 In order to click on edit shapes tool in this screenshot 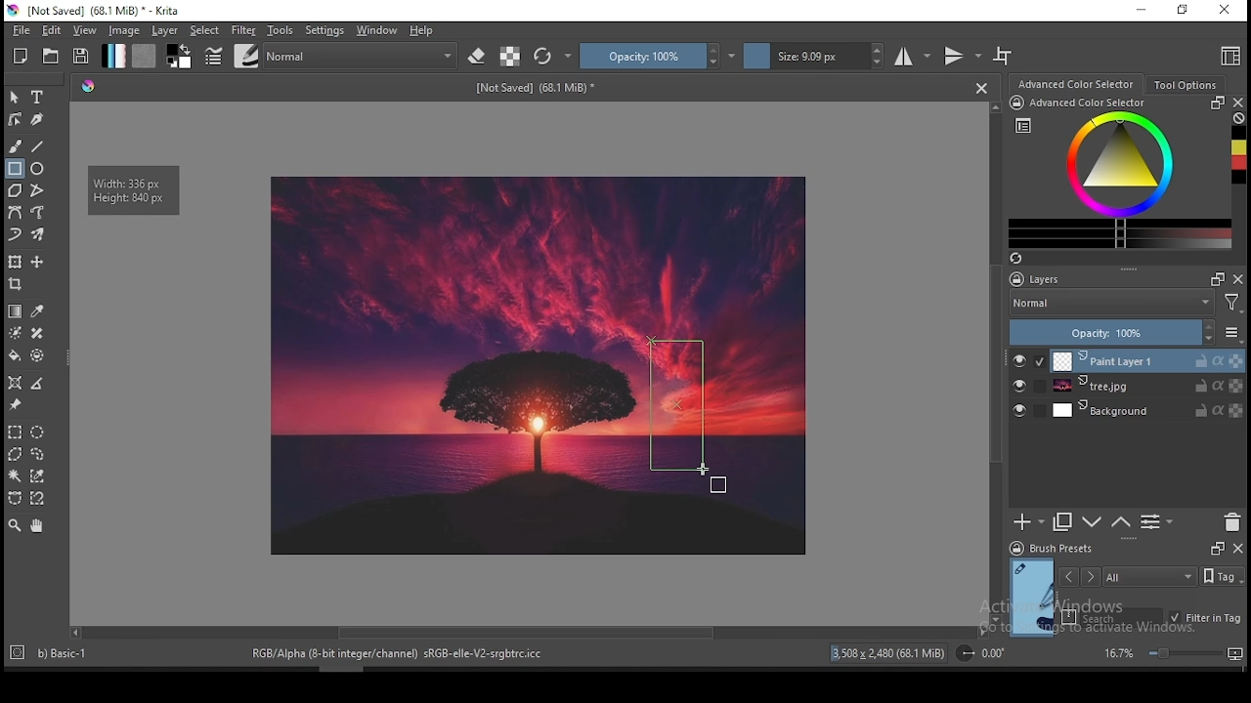, I will do `click(16, 118)`.